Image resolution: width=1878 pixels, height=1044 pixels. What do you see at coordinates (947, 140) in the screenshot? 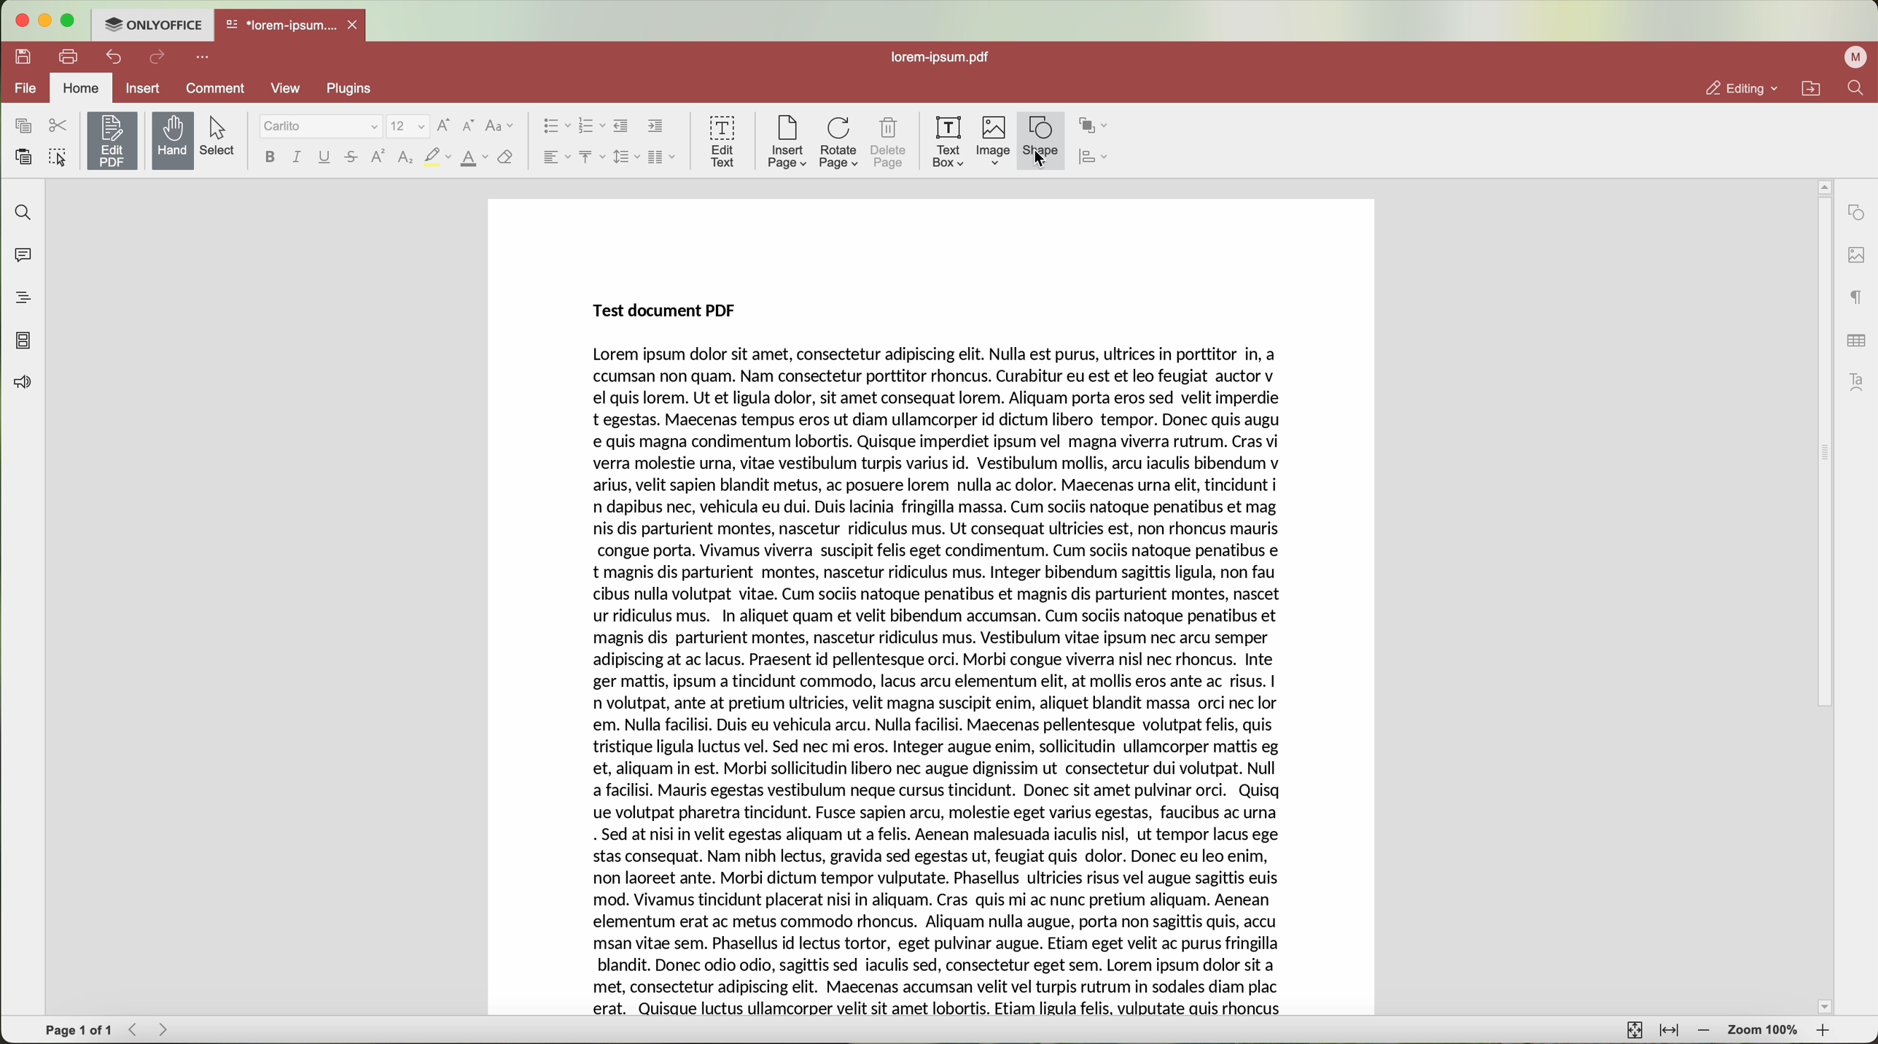
I see `text box` at bounding box center [947, 140].